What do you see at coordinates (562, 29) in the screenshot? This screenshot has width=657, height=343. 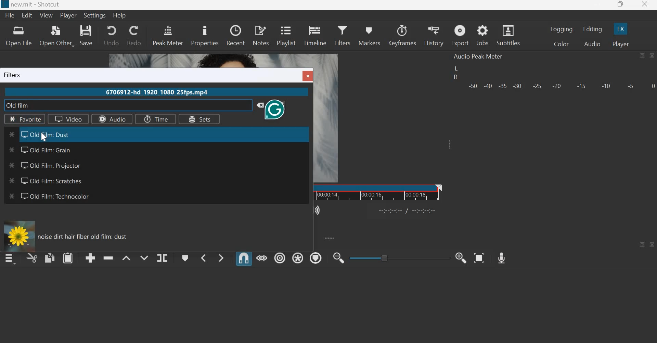 I see `Logging` at bounding box center [562, 29].